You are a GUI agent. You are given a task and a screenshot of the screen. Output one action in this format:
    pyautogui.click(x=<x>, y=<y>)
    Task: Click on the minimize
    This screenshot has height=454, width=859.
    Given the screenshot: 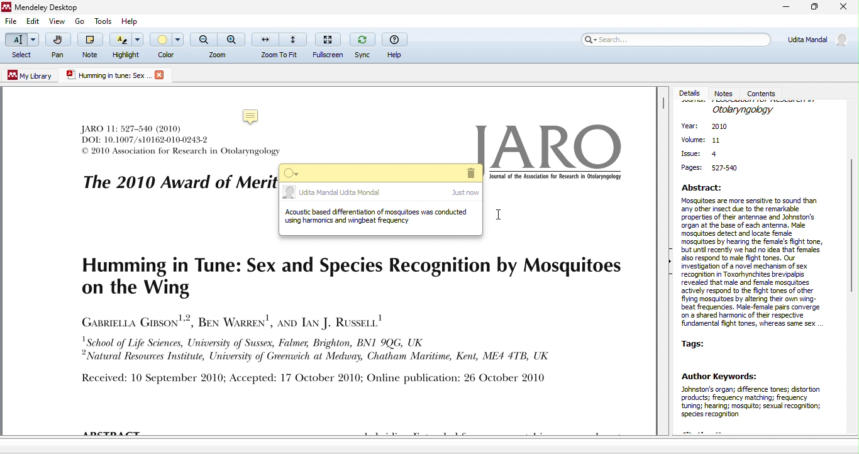 What is the action you would take?
    pyautogui.click(x=782, y=8)
    